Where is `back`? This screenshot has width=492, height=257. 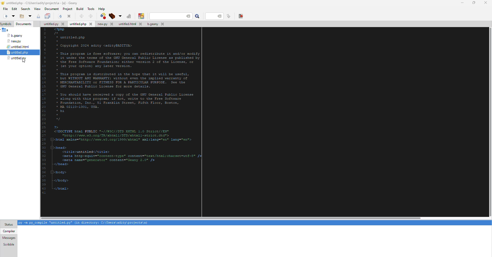
back is located at coordinates (82, 16).